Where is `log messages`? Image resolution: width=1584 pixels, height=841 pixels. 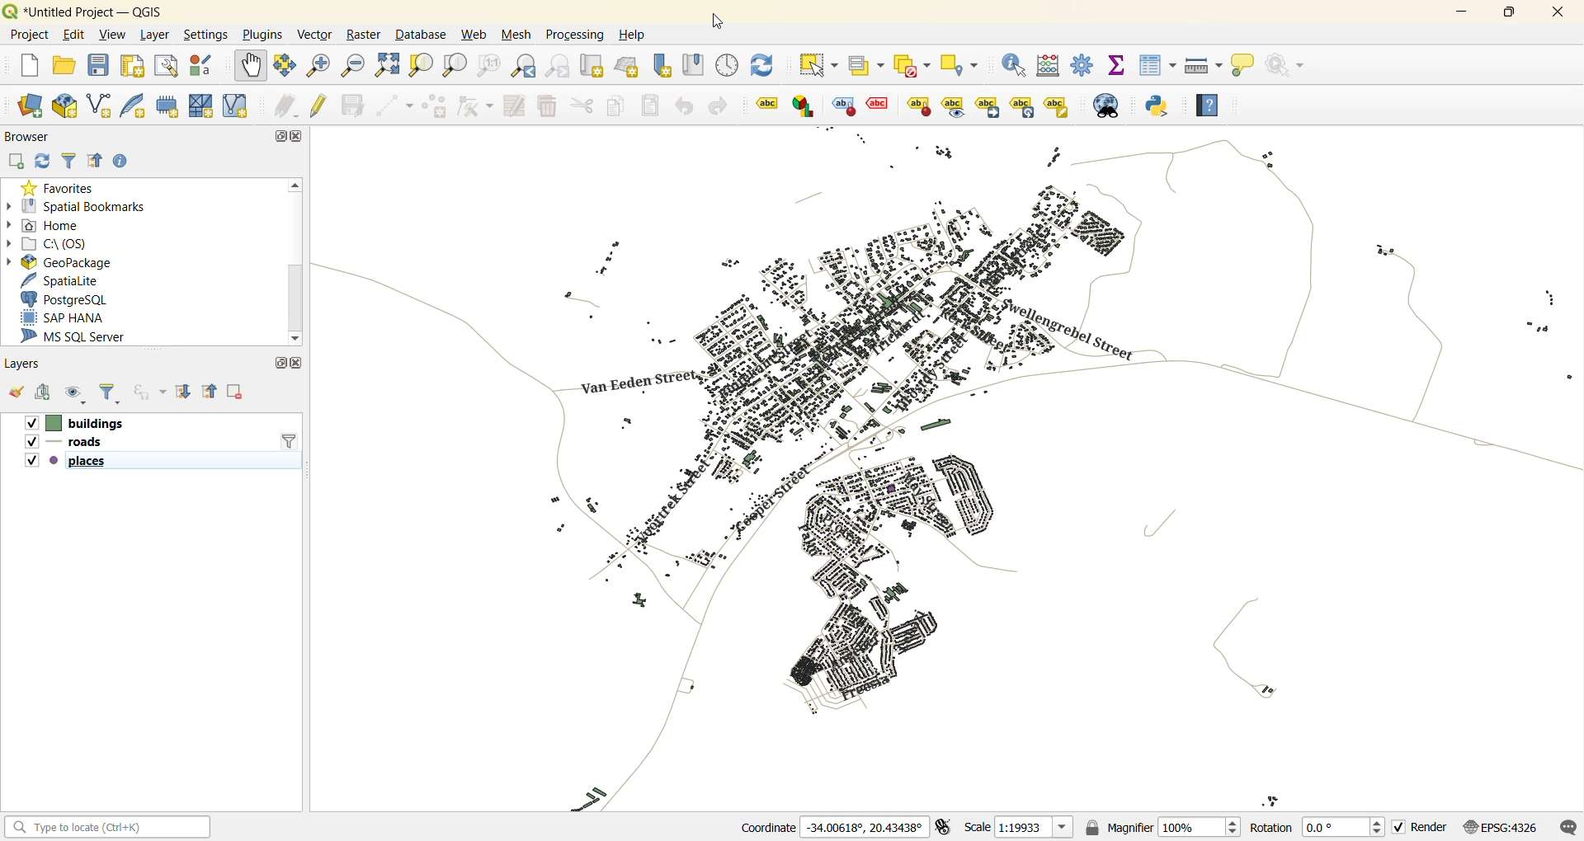
log messages is located at coordinates (1566, 826).